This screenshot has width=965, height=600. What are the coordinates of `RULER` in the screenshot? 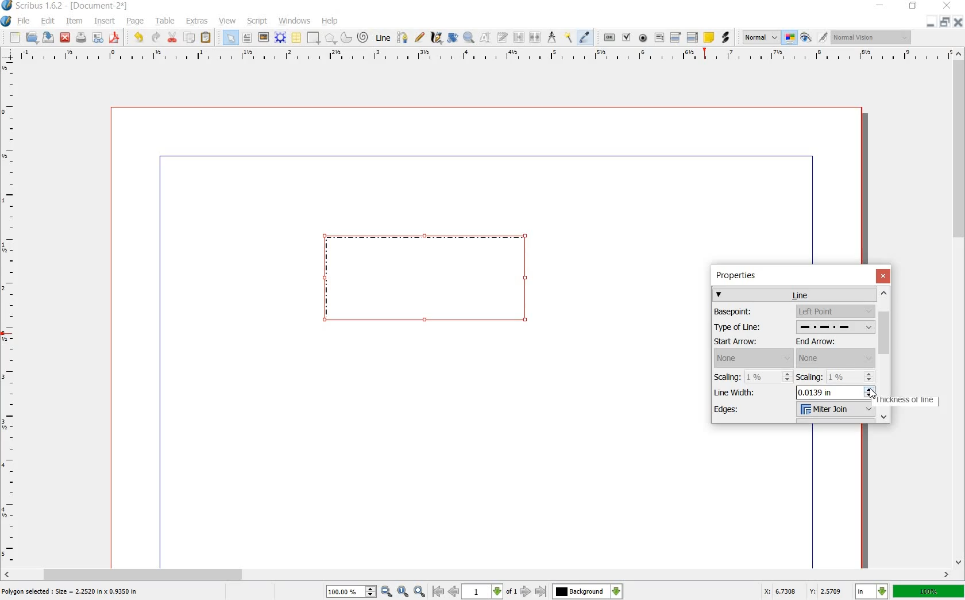 It's located at (10, 313).